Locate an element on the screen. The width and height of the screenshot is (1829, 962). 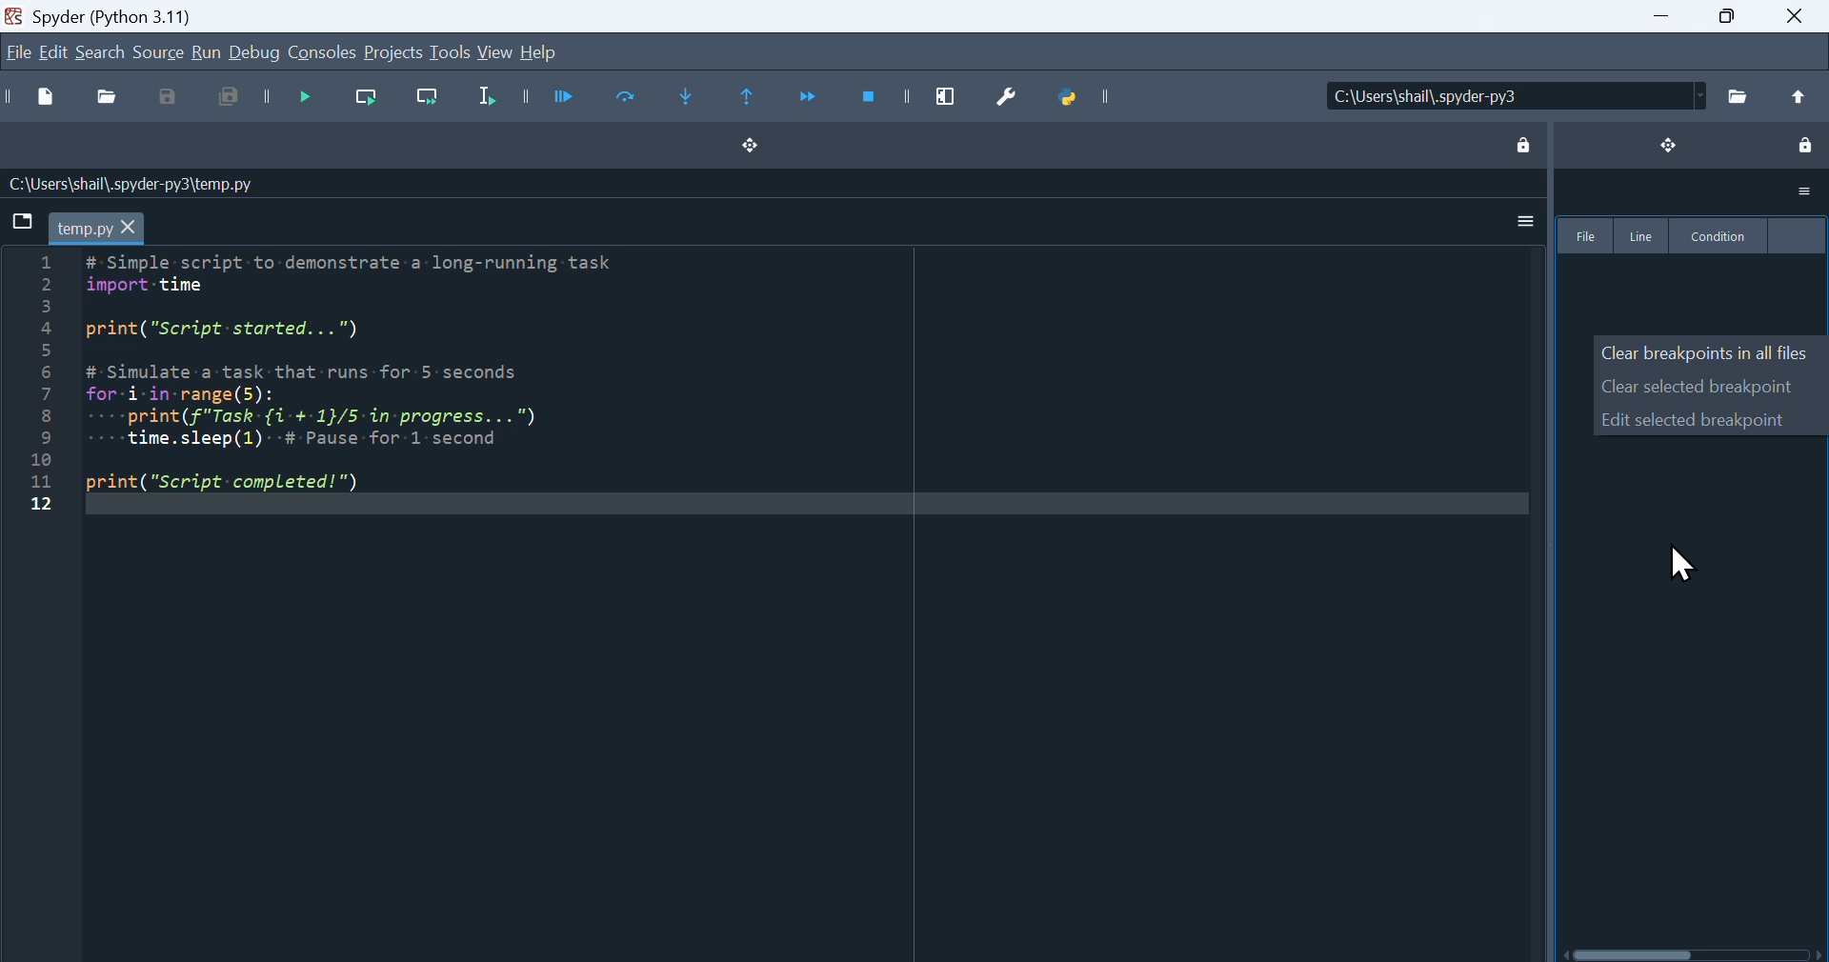
Run is located at coordinates (207, 50).